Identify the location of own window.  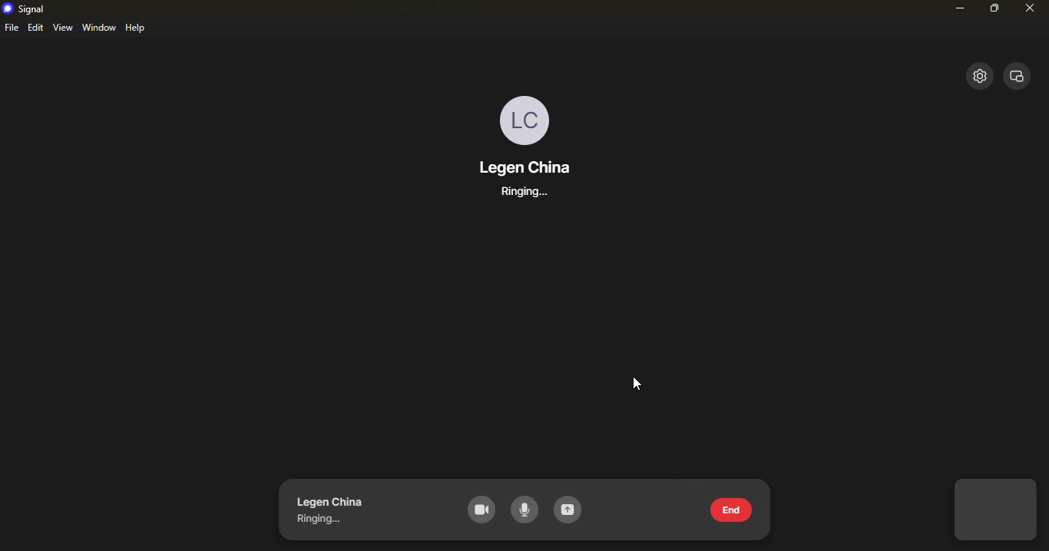
(995, 511).